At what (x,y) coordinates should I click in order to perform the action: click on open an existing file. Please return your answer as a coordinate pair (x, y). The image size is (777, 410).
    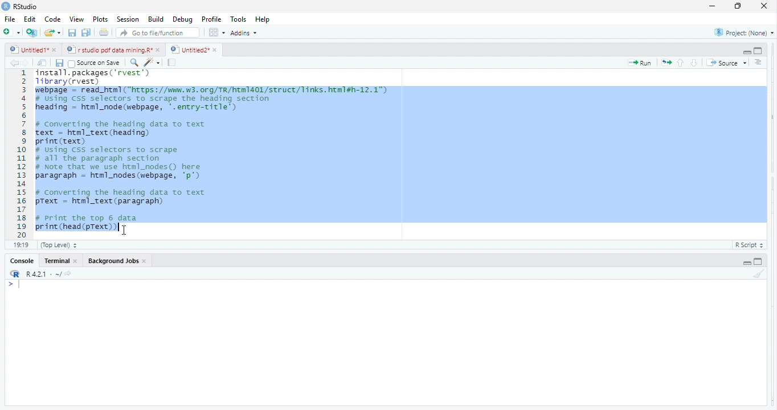
    Looking at the image, I should click on (53, 32).